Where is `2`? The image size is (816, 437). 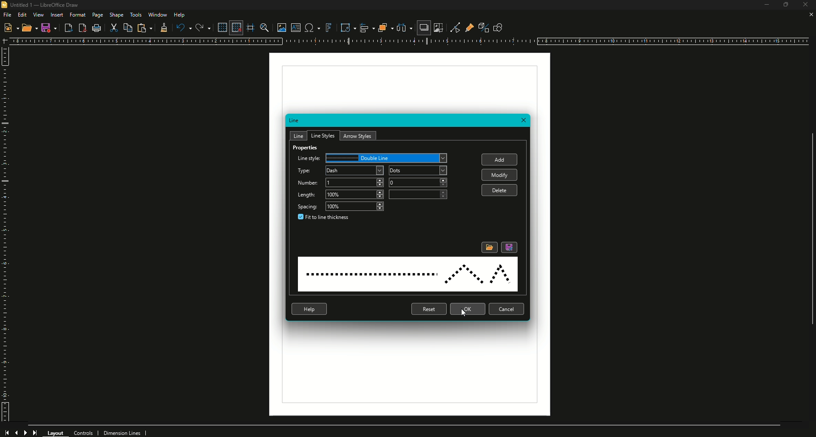 2 is located at coordinates (419, 182).